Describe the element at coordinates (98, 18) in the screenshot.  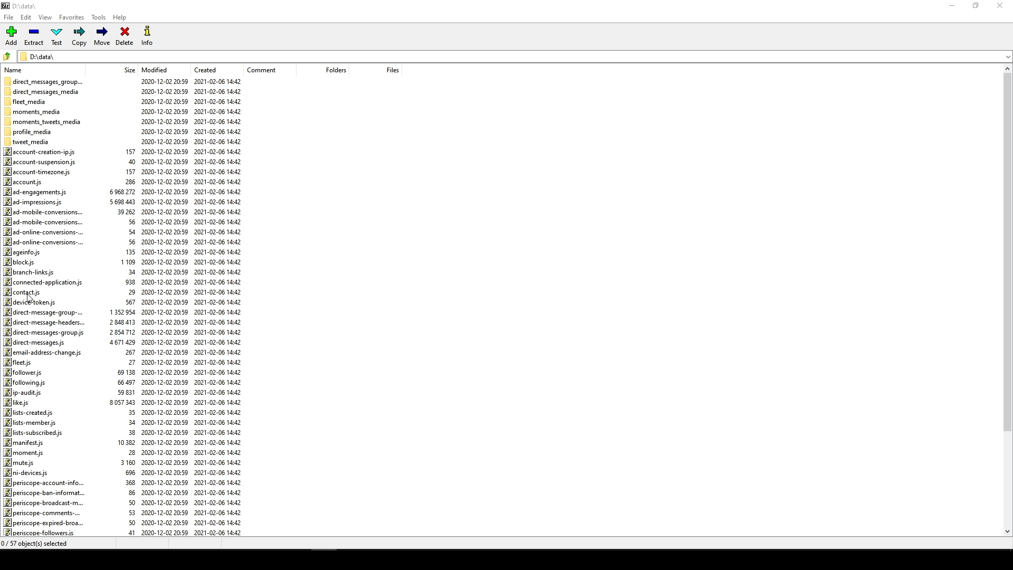
I see `Tools` at that location.